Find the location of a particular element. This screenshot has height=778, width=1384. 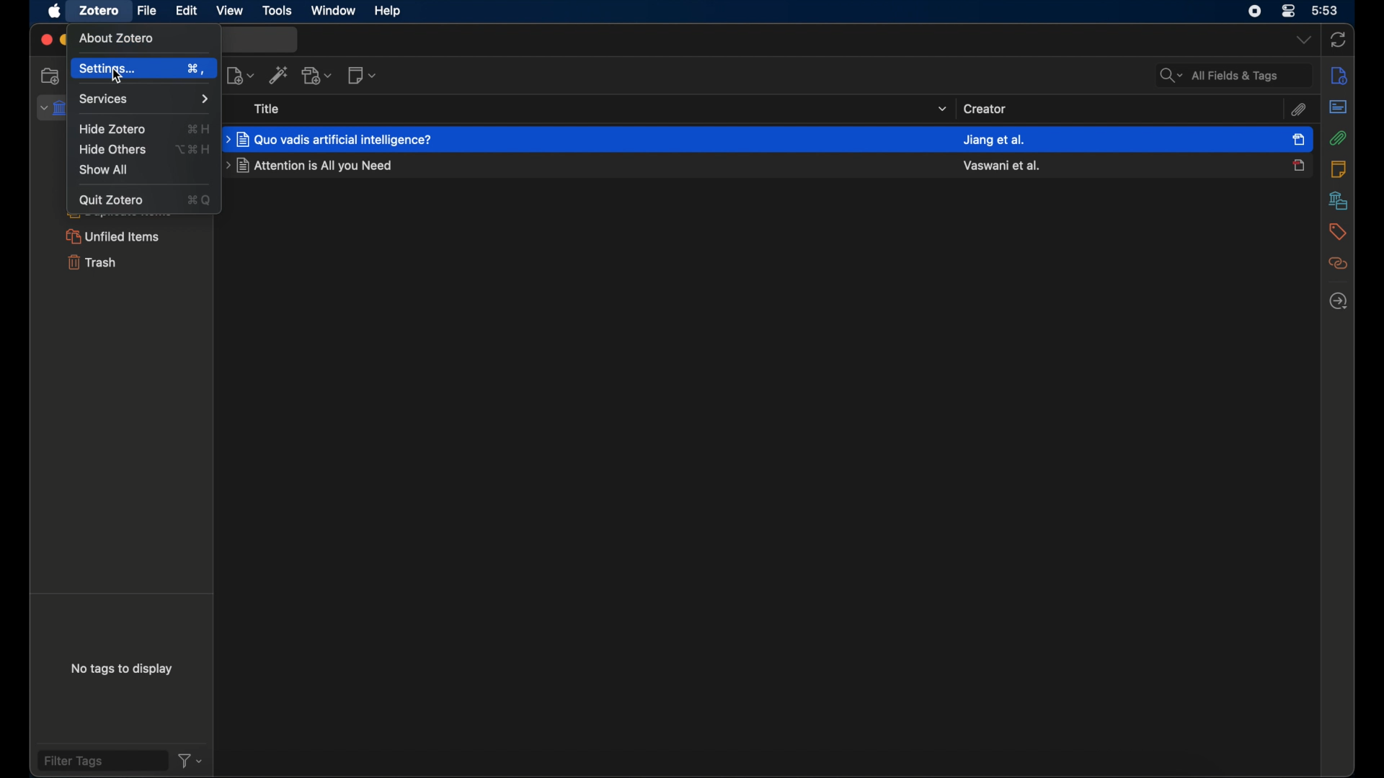

tools is located at coordinates (278, 10).